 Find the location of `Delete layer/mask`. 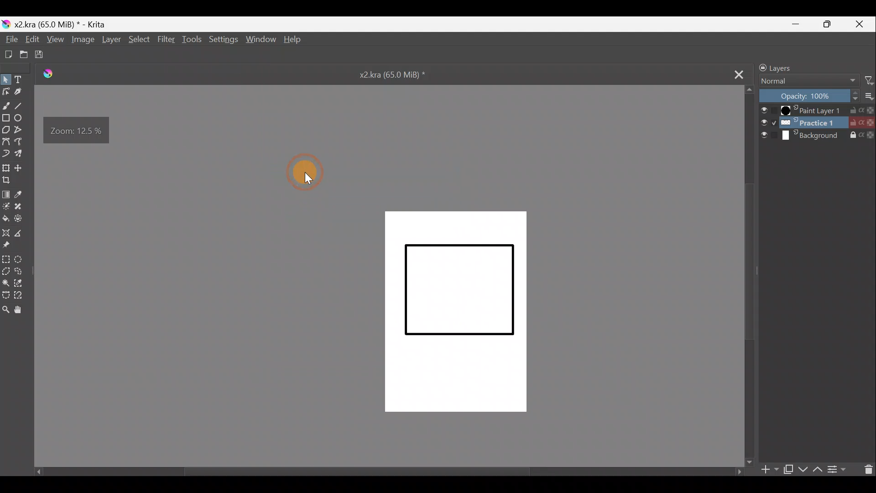

Delete layer/mask is located at coordinates (869, 469).